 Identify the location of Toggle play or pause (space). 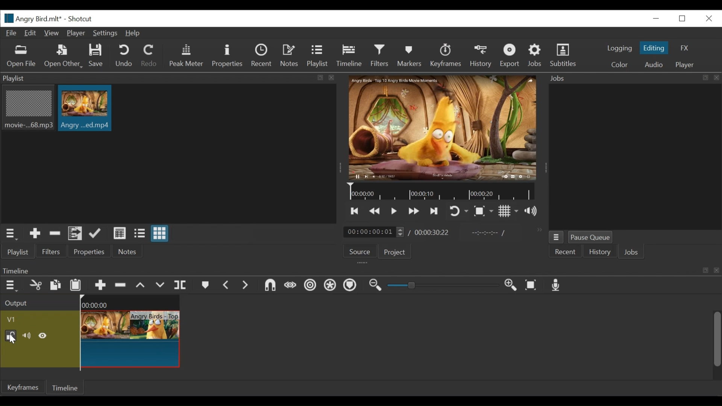
(394, 211).